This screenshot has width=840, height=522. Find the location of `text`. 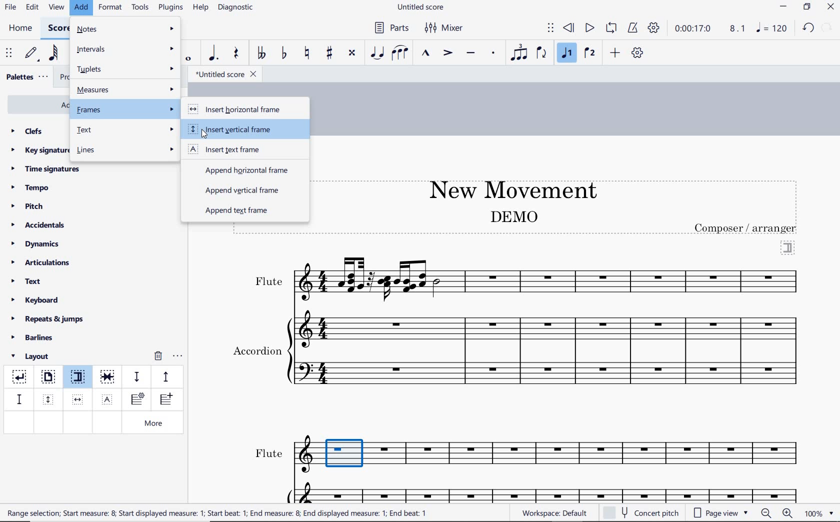

text is located at coordinates (746, 228).